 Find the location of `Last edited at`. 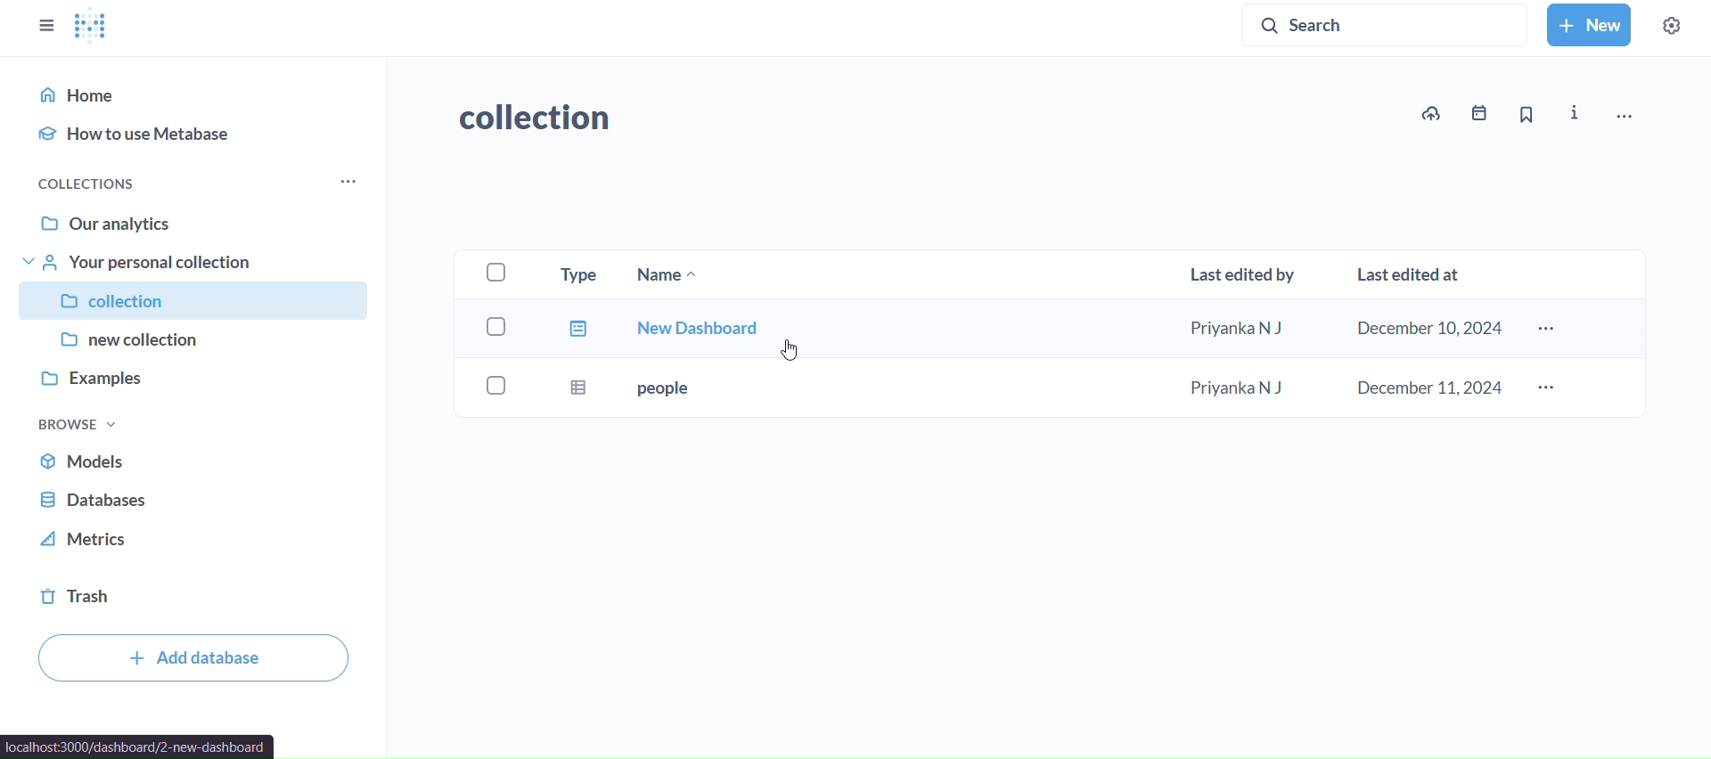

Last edited at is located at coordinates (1412, 276).